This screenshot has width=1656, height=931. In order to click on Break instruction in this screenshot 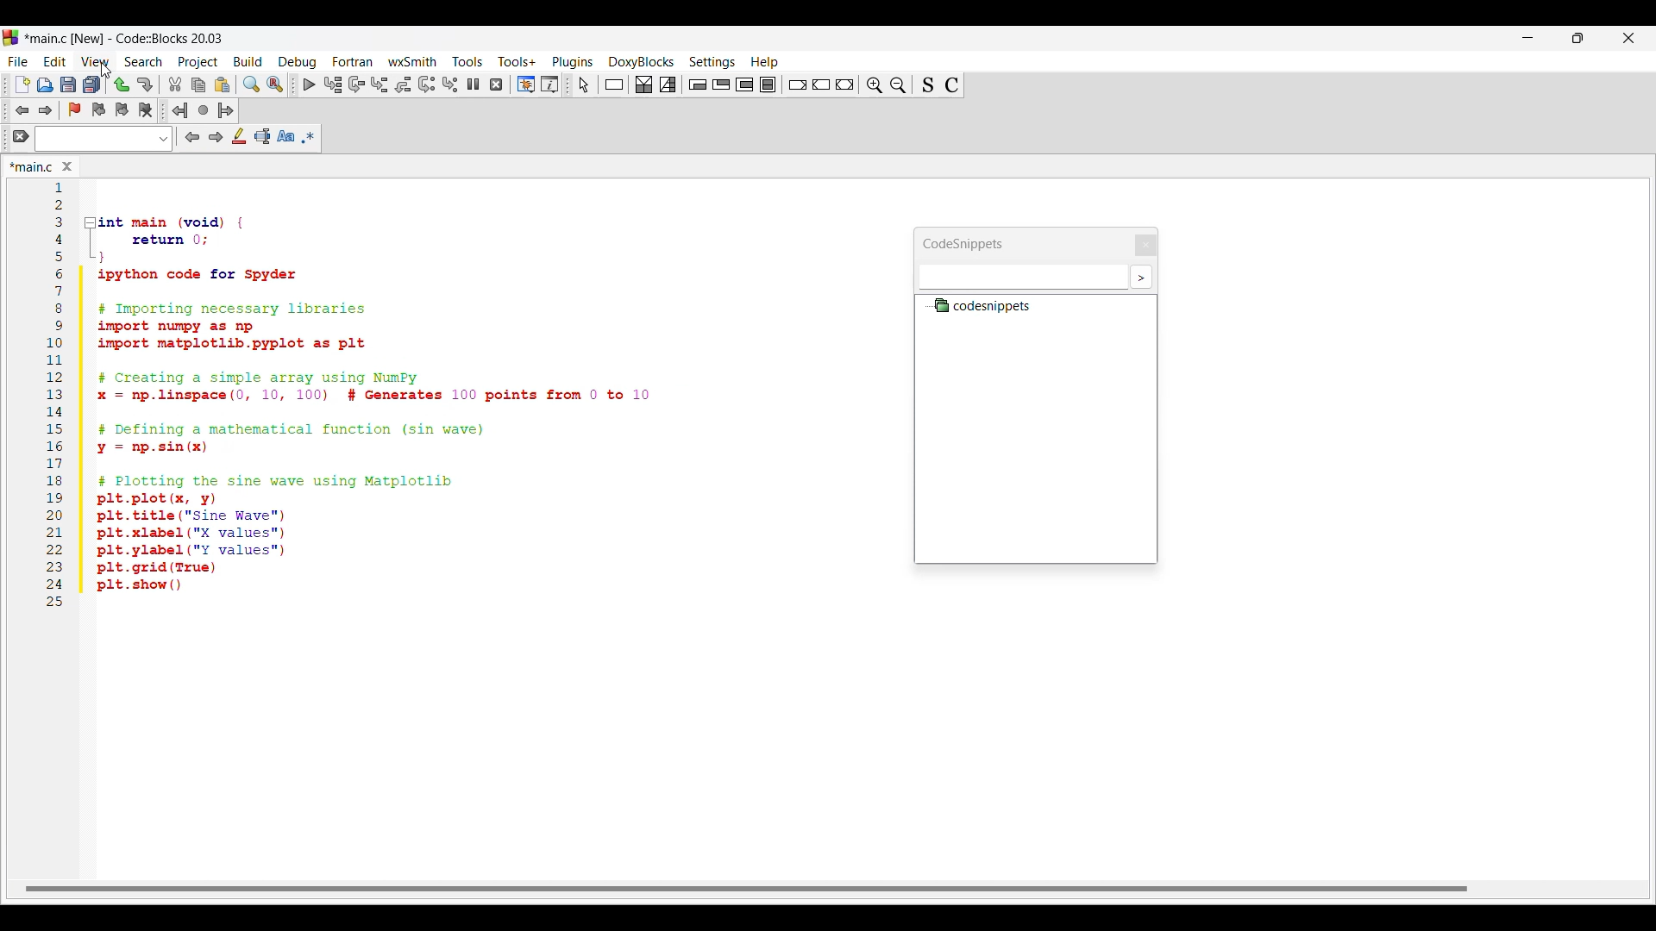, I will do `click(797, 85)`.